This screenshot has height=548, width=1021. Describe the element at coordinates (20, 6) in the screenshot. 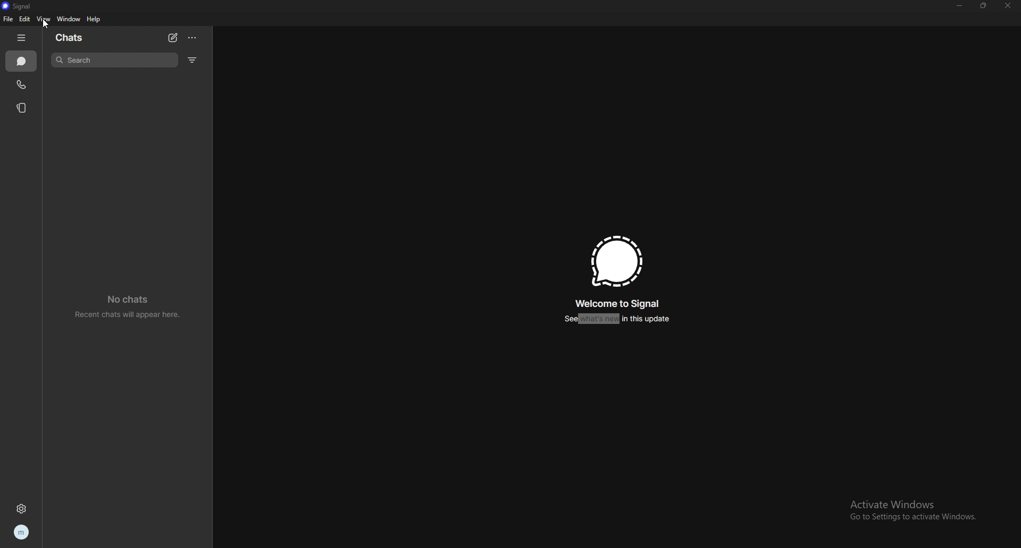

I see `signal` at that location.